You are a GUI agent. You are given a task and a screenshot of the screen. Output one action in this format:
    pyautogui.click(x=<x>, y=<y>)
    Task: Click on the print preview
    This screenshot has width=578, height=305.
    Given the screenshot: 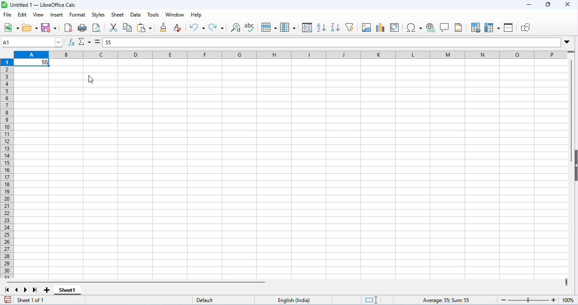 What is the action you would take?
    pyautogui.click(x=97, y=28)
    